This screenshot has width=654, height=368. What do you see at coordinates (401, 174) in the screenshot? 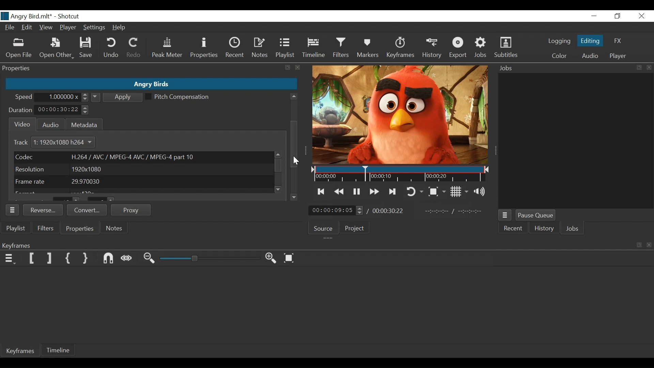
I see `Timeline` at bounding box center [401, 174].